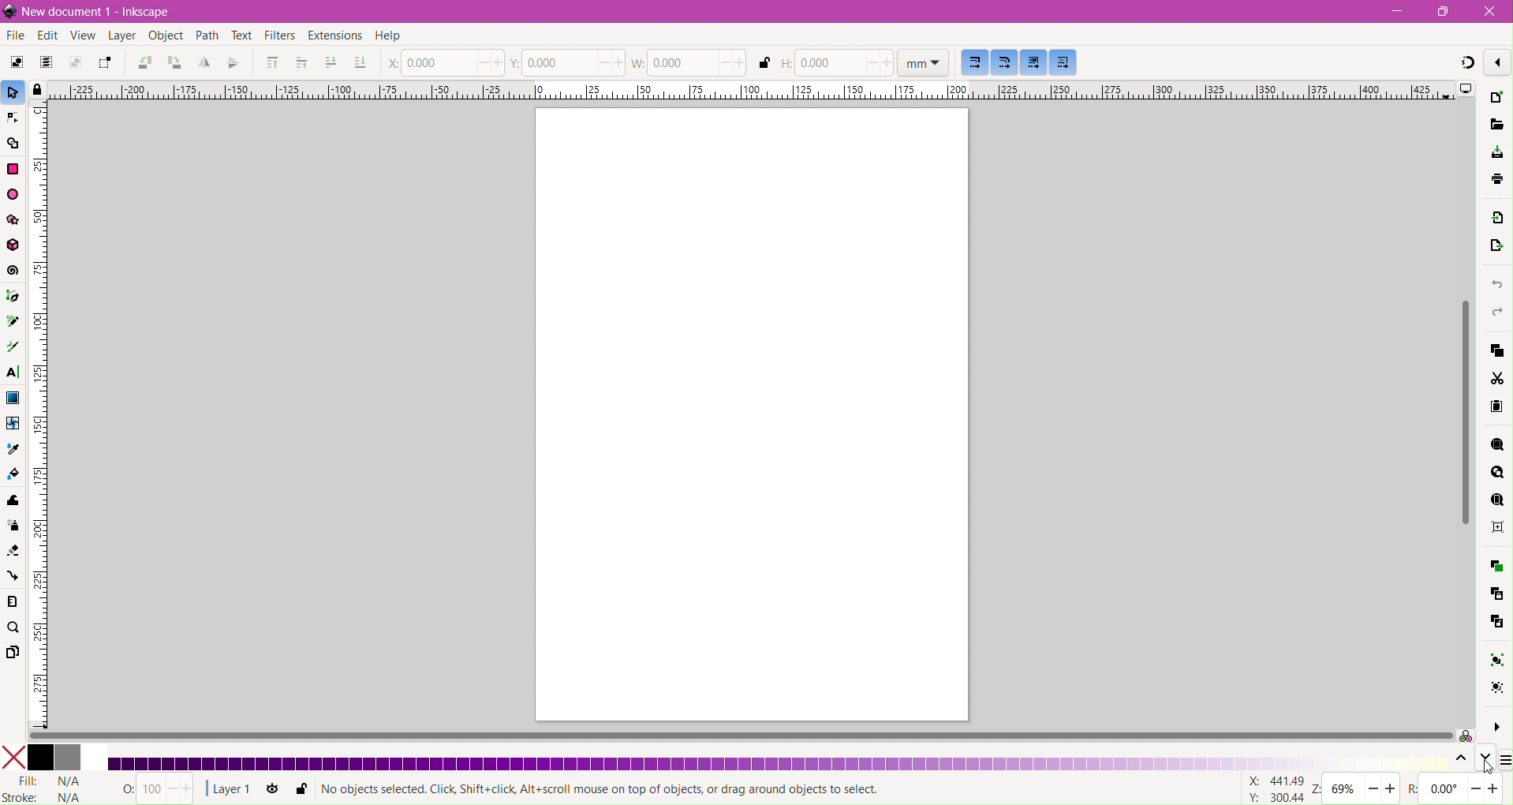 The image size is (1513, 805). Describe the element at coordinates (45, 35) in the screenshot. I see `Edit` at that location.